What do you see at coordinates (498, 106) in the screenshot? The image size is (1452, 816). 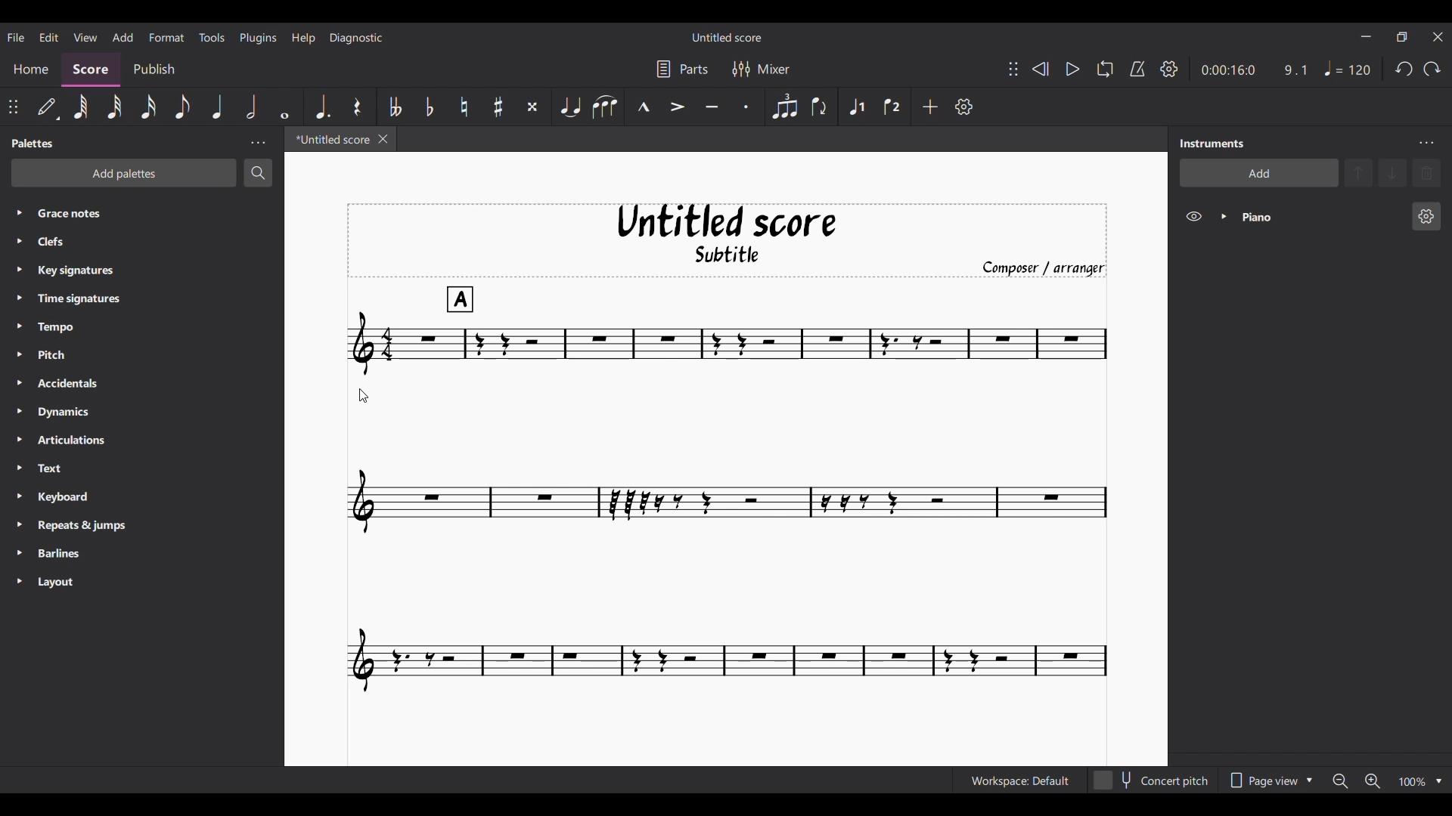 I see `Toggle sharp` at bounding box center [498, 106].